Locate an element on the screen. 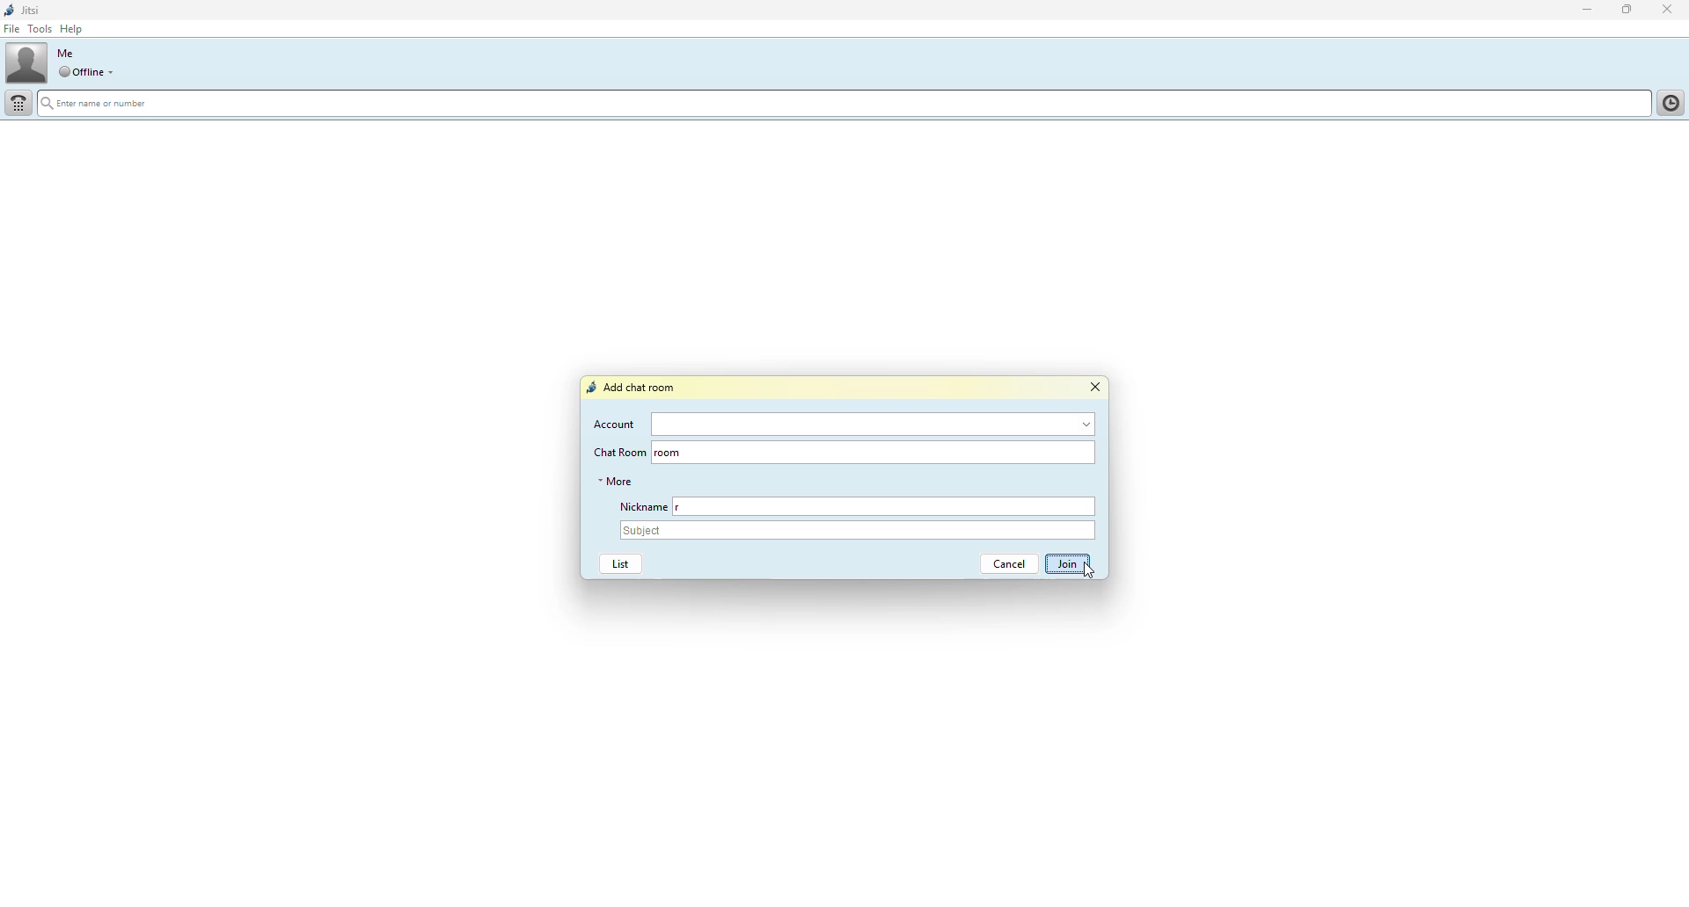  me is located at coordinates (65, 53).